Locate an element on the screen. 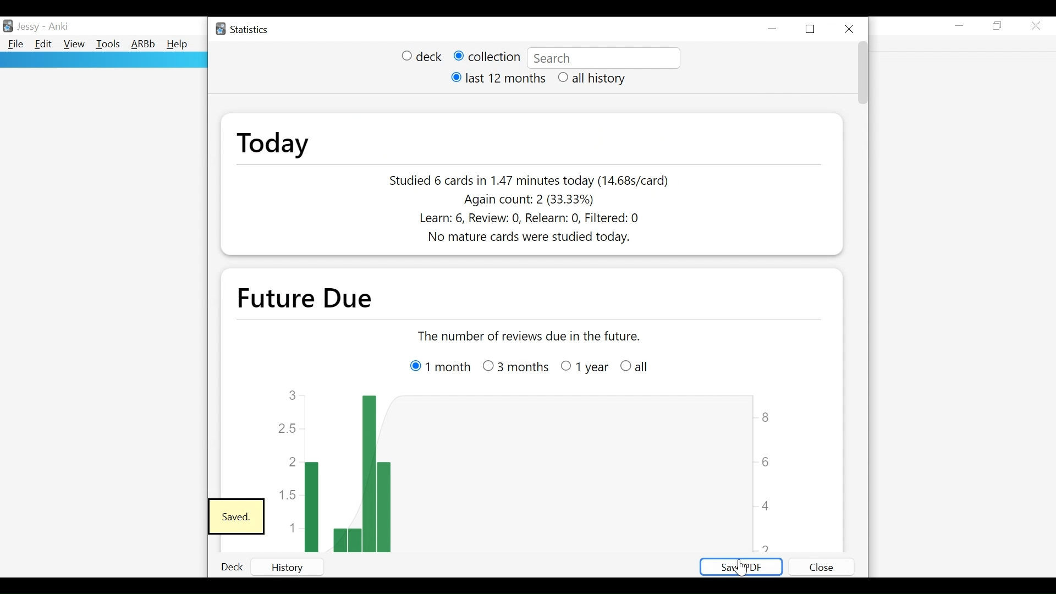 This screenshot has height=594, width=1056. Advanced Review Button bar is located at coordinates (143, 45).